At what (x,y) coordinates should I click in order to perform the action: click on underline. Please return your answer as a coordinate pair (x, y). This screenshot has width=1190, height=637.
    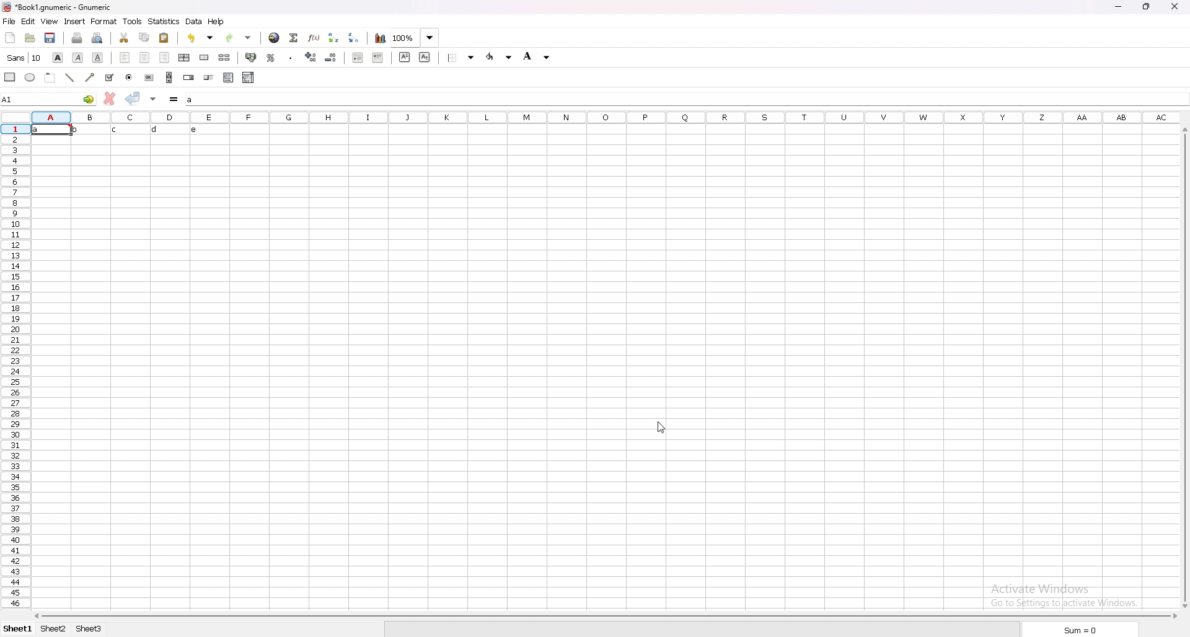
    Looking at the image, I should click on (98, 58).